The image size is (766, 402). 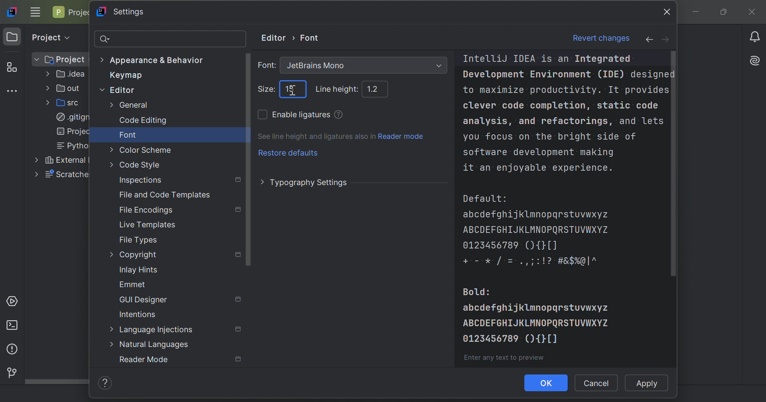 I want to click on ABCDEFGHIJKLMNOPQRSTUVWXYZ, so click(x=535, y=230).